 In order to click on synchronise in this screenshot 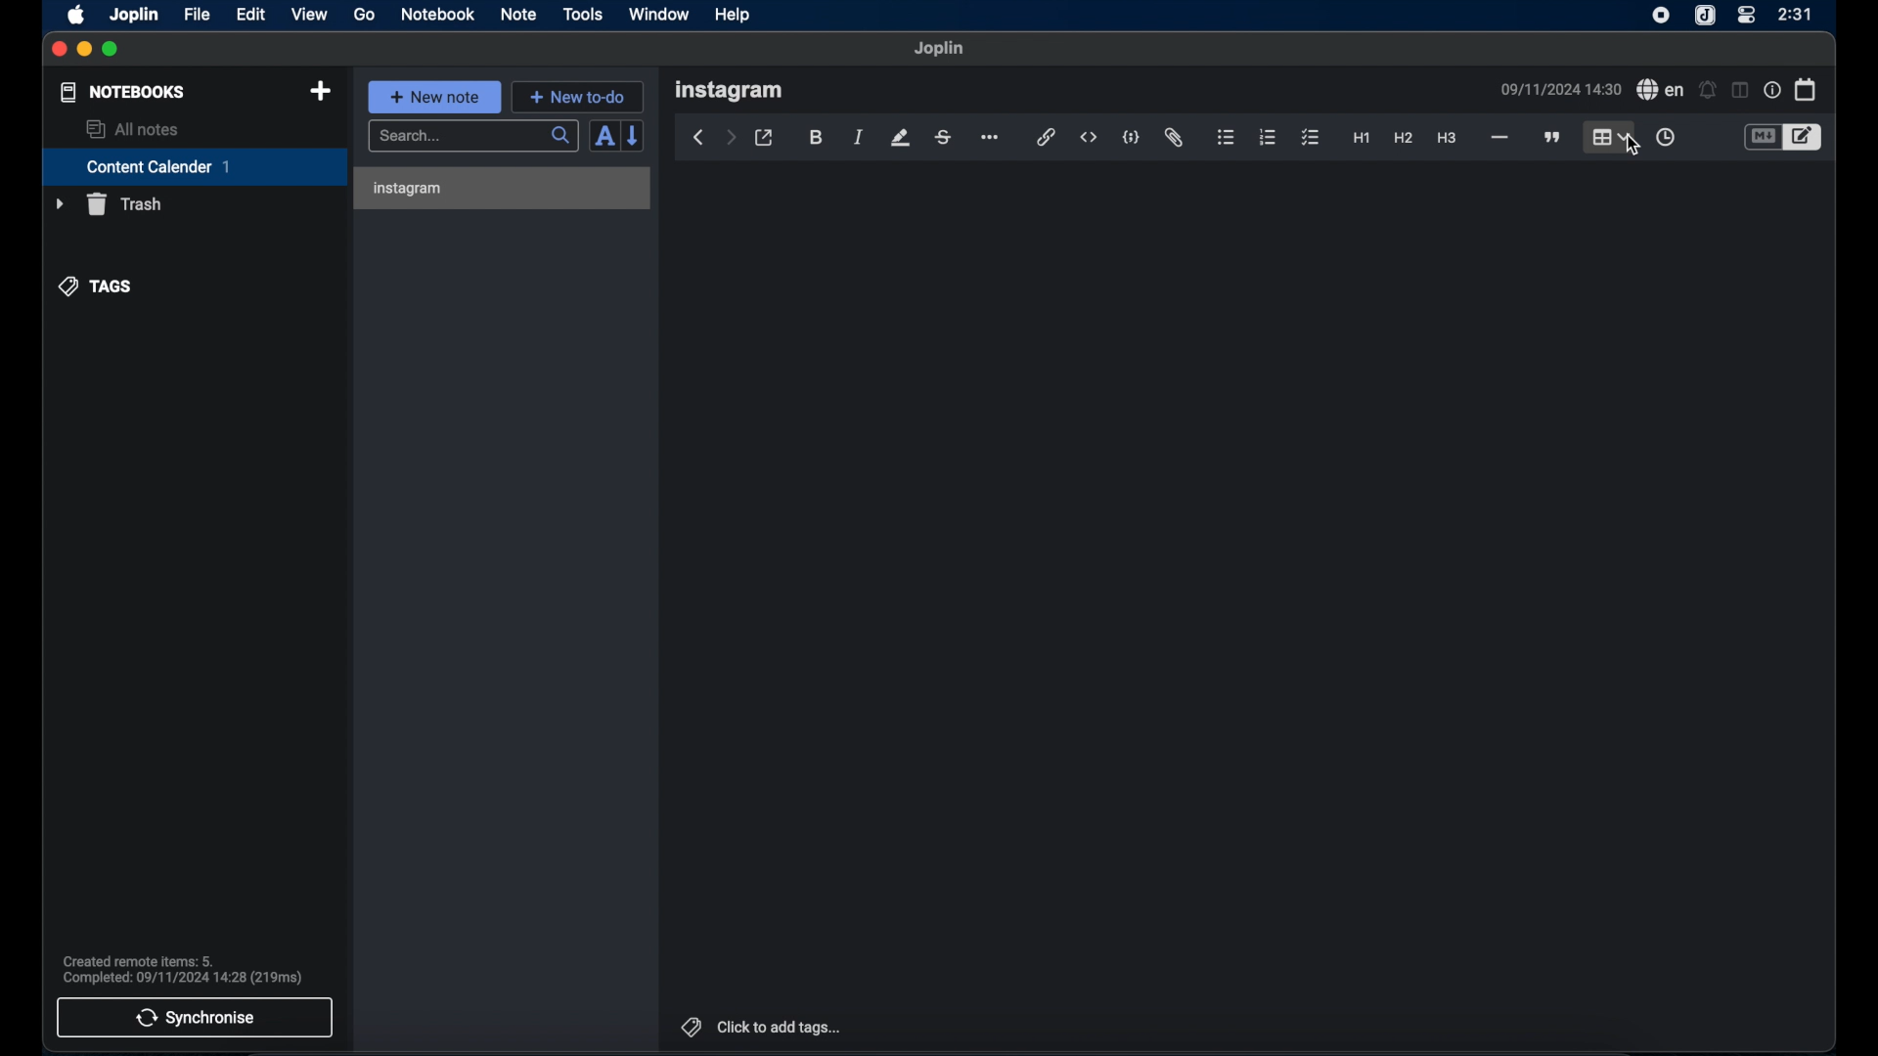, I will do `click(195, 1018)`.